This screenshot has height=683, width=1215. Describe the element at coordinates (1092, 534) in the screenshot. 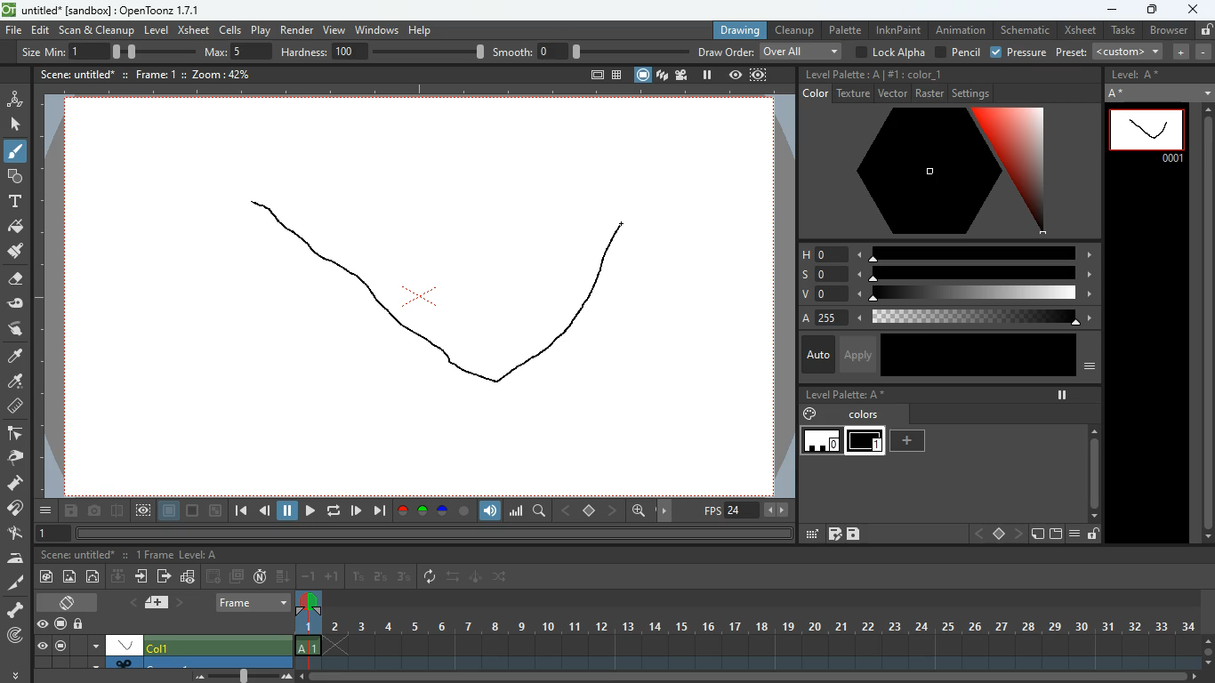

I see `unlock` at that location.